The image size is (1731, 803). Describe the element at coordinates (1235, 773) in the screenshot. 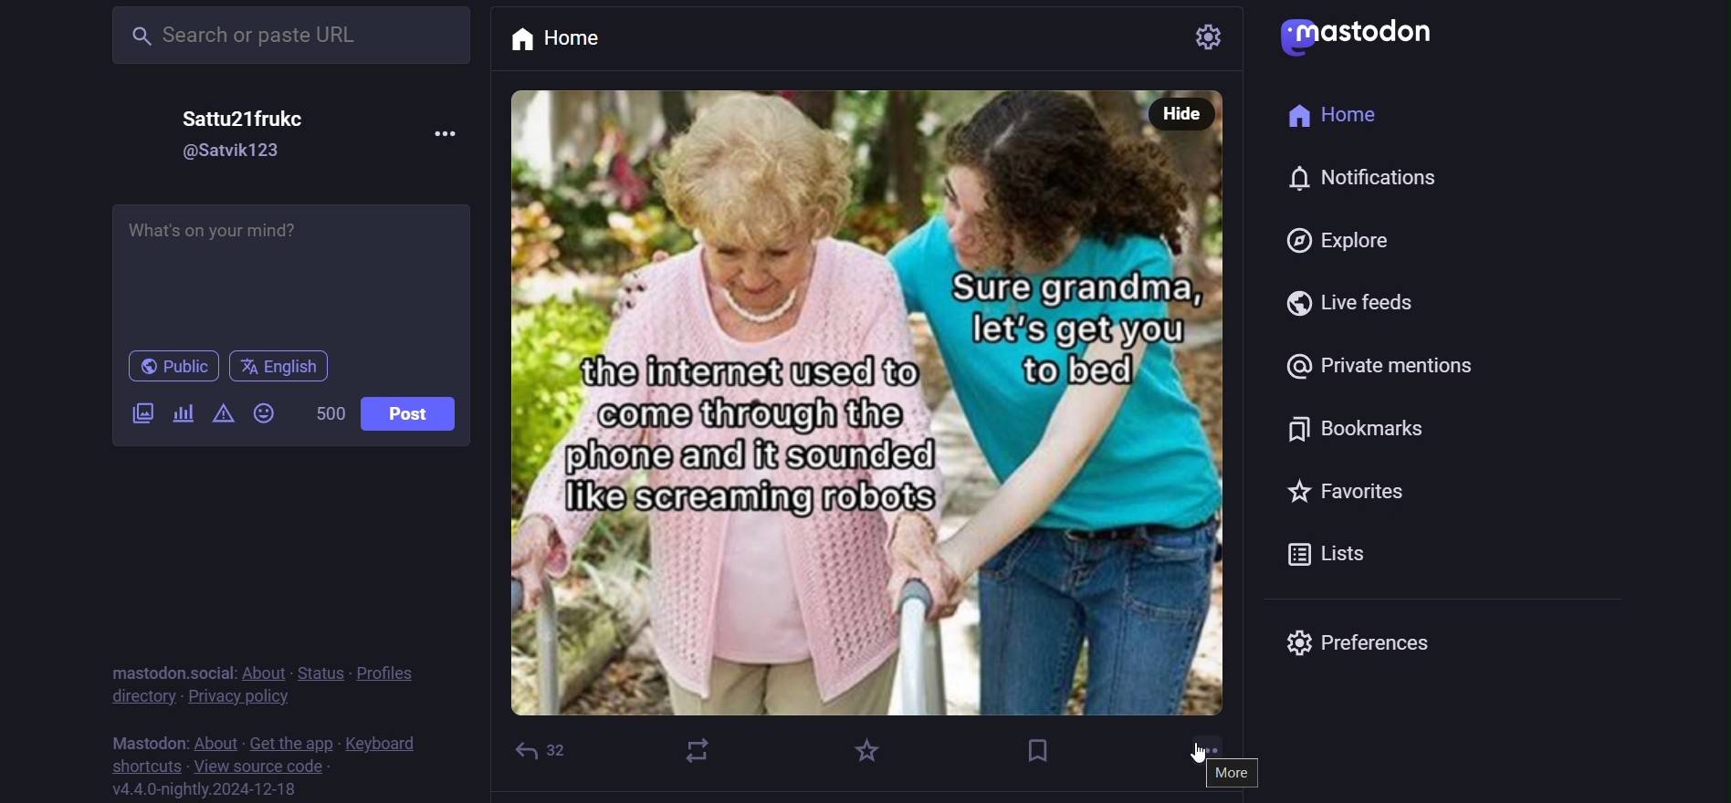

I see `more` at that location.